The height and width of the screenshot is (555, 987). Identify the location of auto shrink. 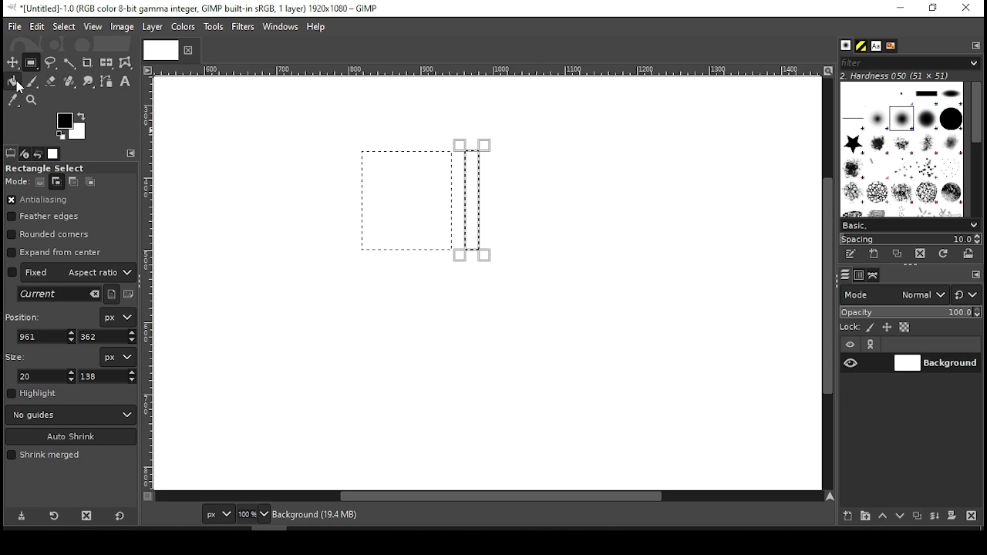
(72, 436).